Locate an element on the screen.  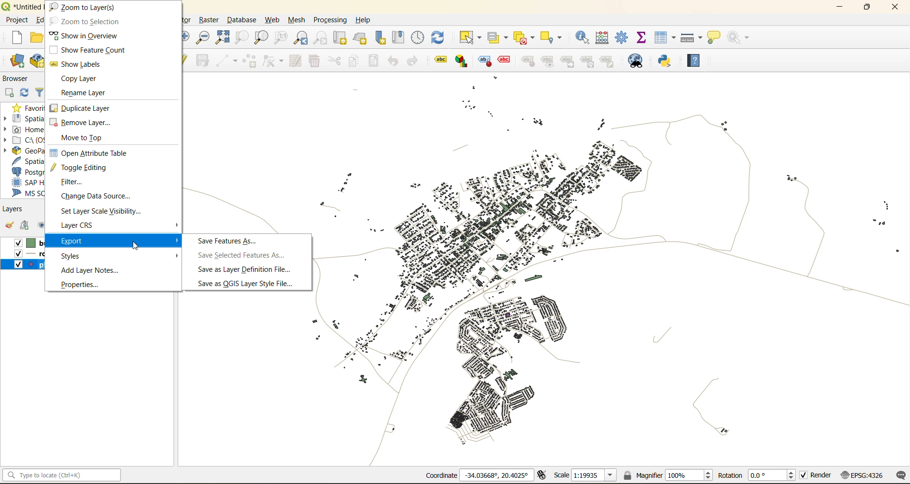
database is located at coordinates (244, 19).